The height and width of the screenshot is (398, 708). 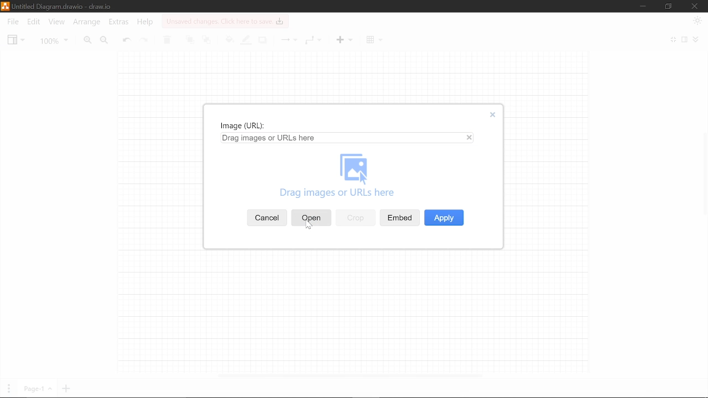 I want to click on Embed, so click(x=399, y=217).